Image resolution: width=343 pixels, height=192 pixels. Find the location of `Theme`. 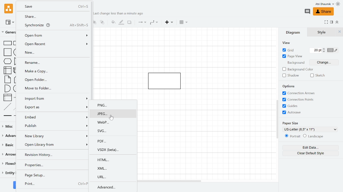

Theme is located at coordinates (338, 4).